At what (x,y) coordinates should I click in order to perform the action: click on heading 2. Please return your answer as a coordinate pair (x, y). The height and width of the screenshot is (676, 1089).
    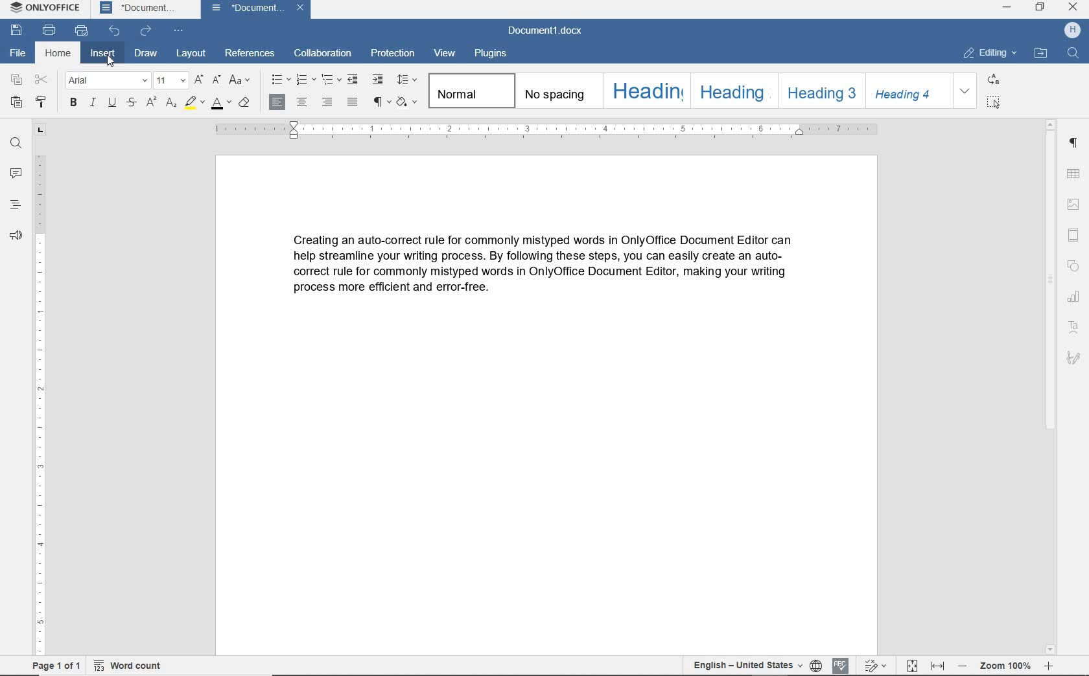
    Looking at the image, I should click on (732, 91).